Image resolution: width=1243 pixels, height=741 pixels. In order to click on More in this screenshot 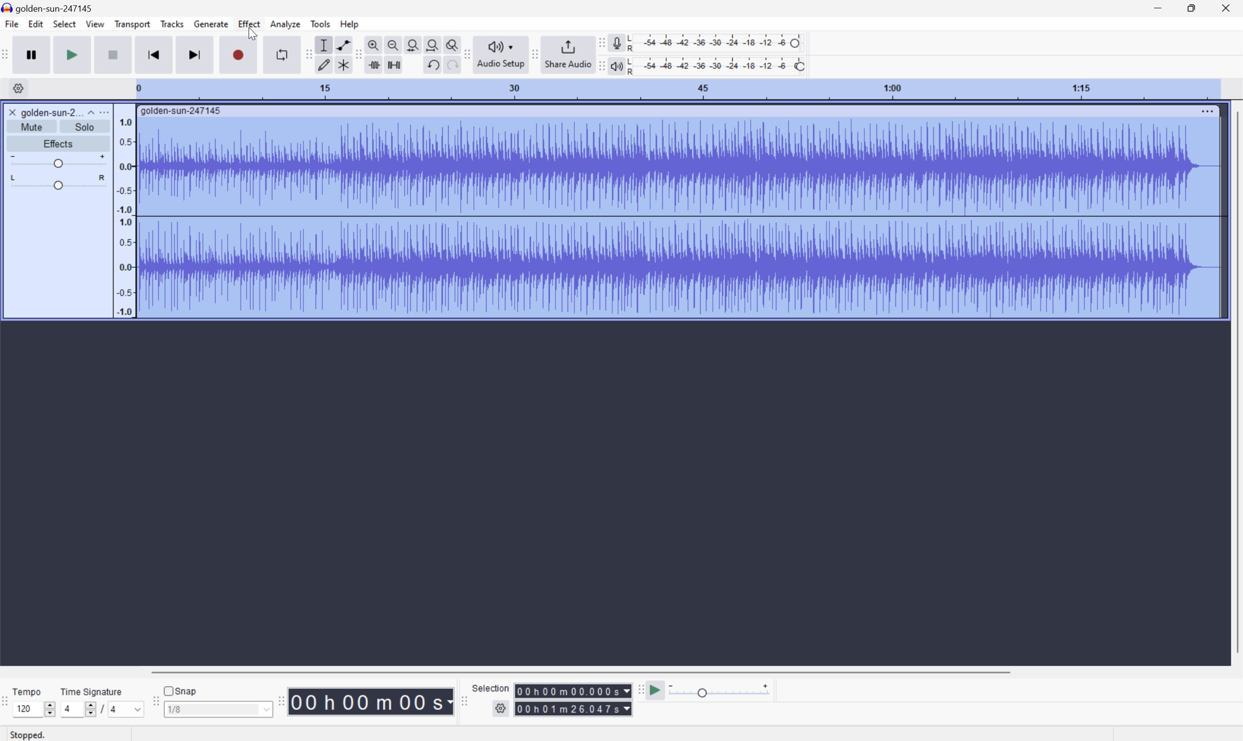, I will do `click(1206, 110)`.